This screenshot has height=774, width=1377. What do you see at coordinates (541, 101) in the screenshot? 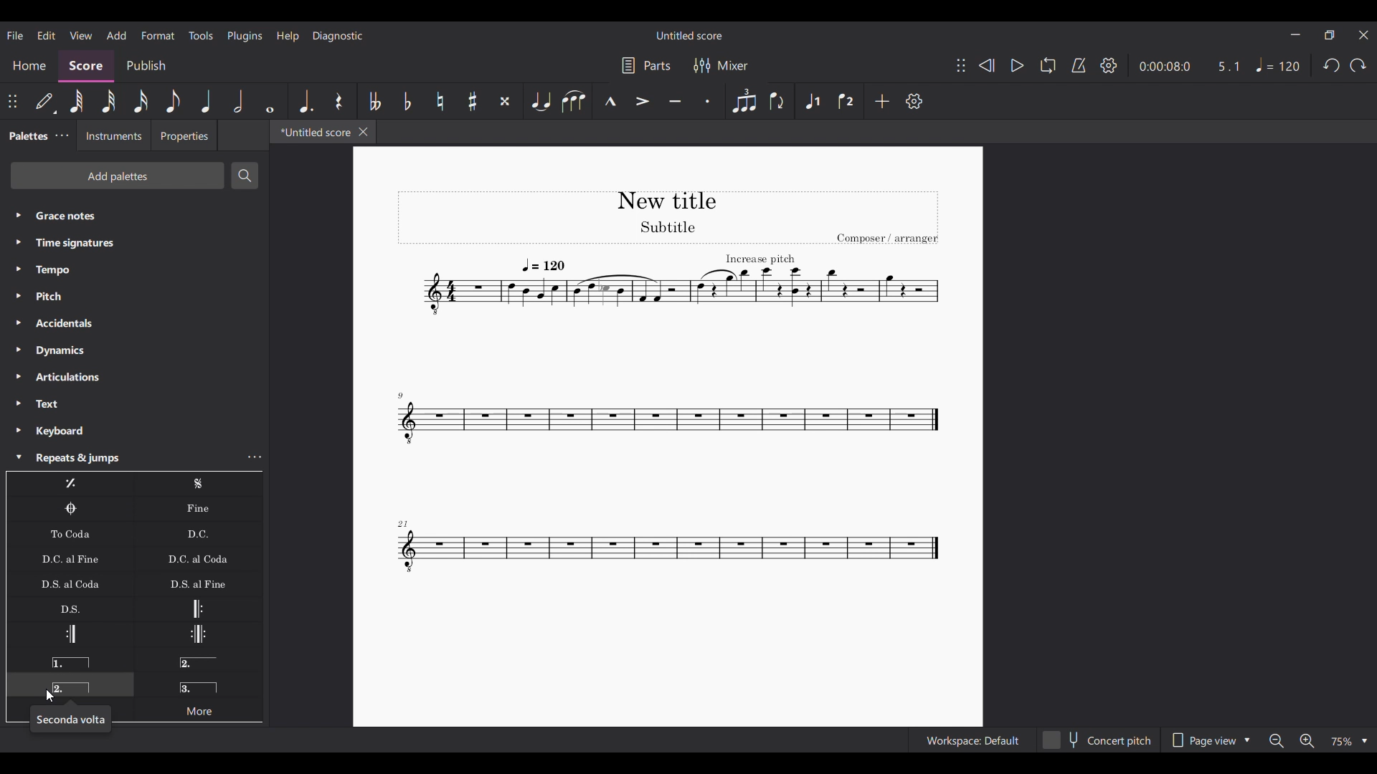
I see `Tie` at bounding box center [541, 101].